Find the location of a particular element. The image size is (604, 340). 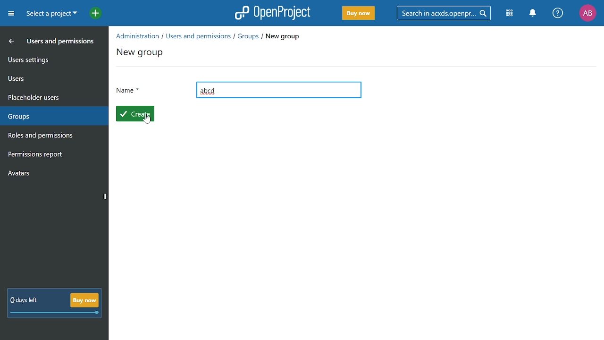

Users and permission is located at coordinates (47, 42).